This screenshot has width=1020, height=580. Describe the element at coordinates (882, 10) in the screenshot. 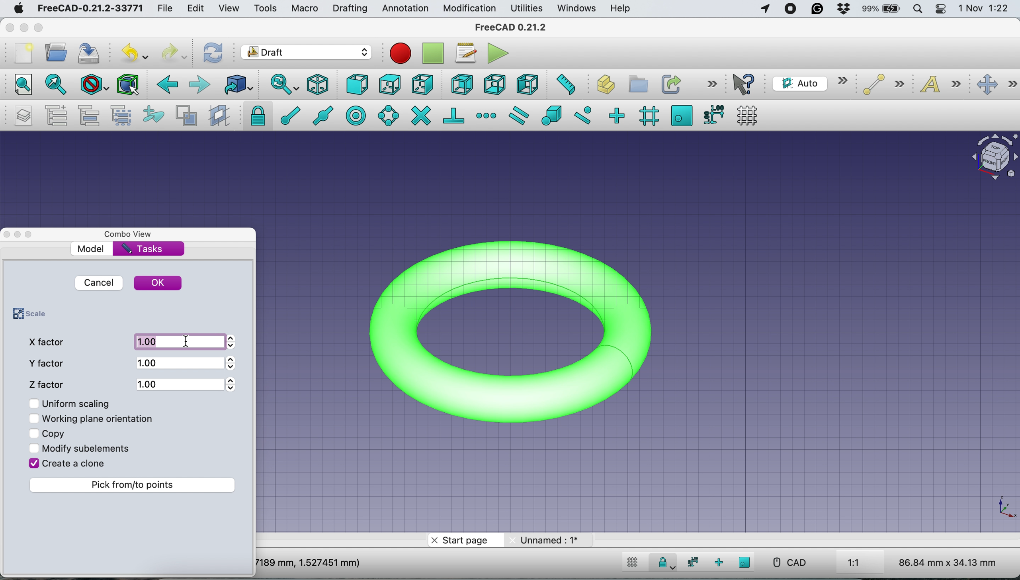

I see `battery` at that location.